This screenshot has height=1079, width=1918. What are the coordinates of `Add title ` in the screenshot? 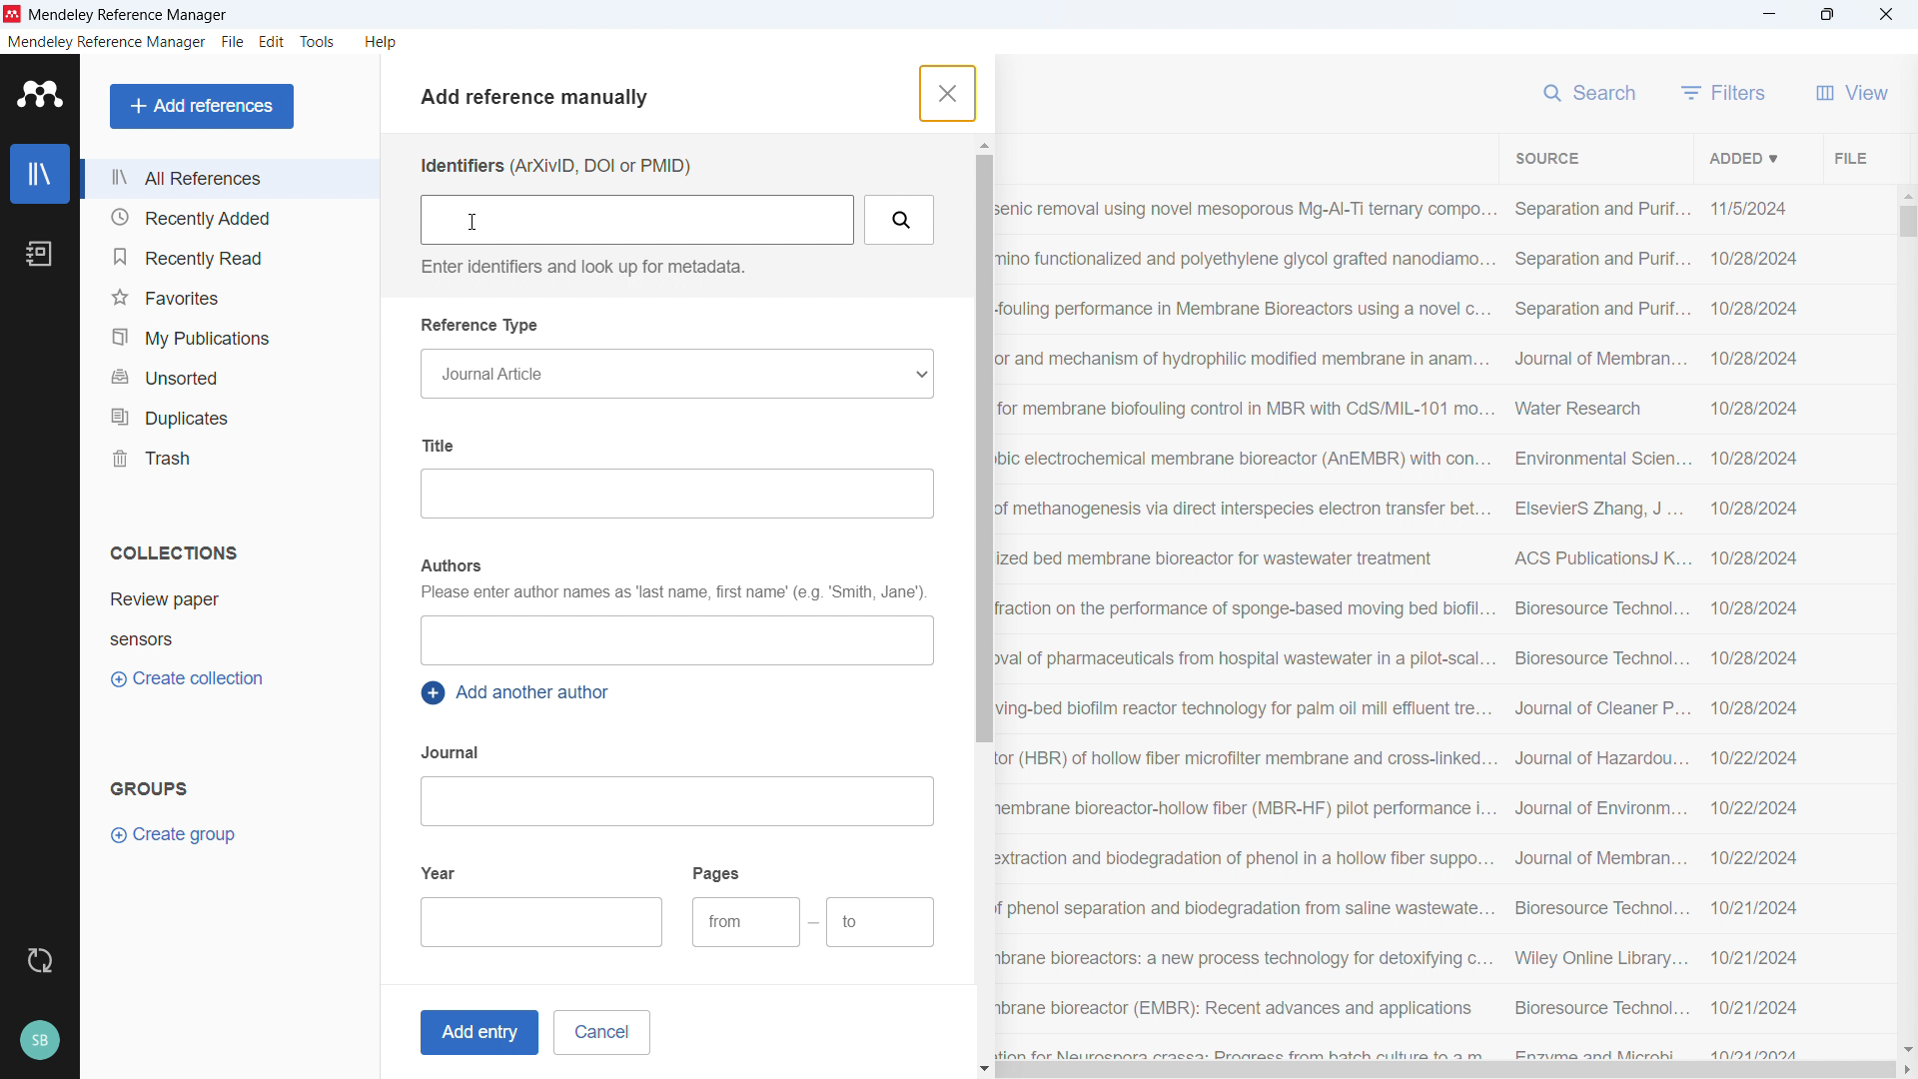 It's located at (676, 494).